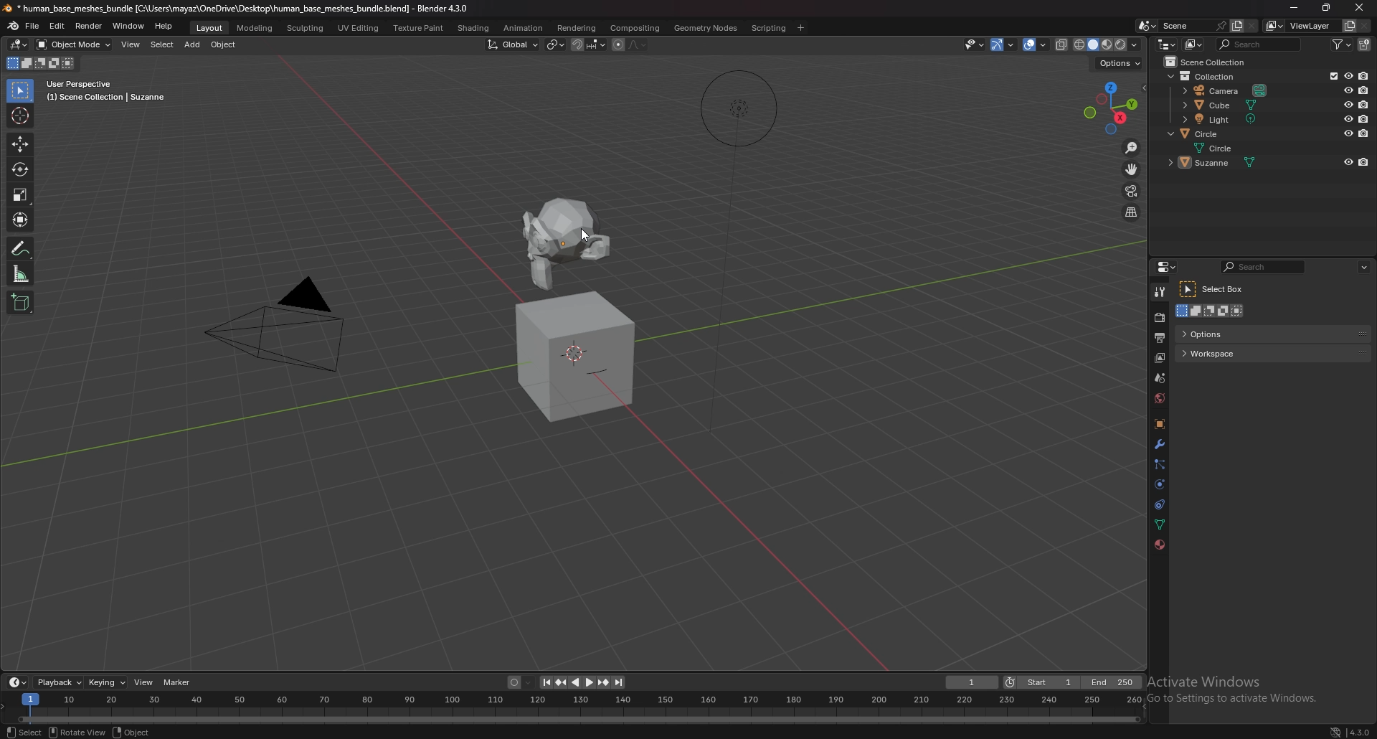  Describe the element at coordinates (22, 302) in the screenshot. I see `add cube` at that location.